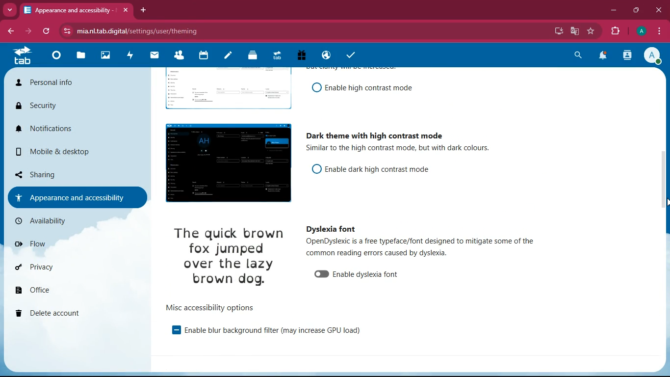 This screenshot has height=377, width=670. What do you see at coordinates (314, 88) in the screenshot?
I see `on/off` at bounding box center [314, 88].